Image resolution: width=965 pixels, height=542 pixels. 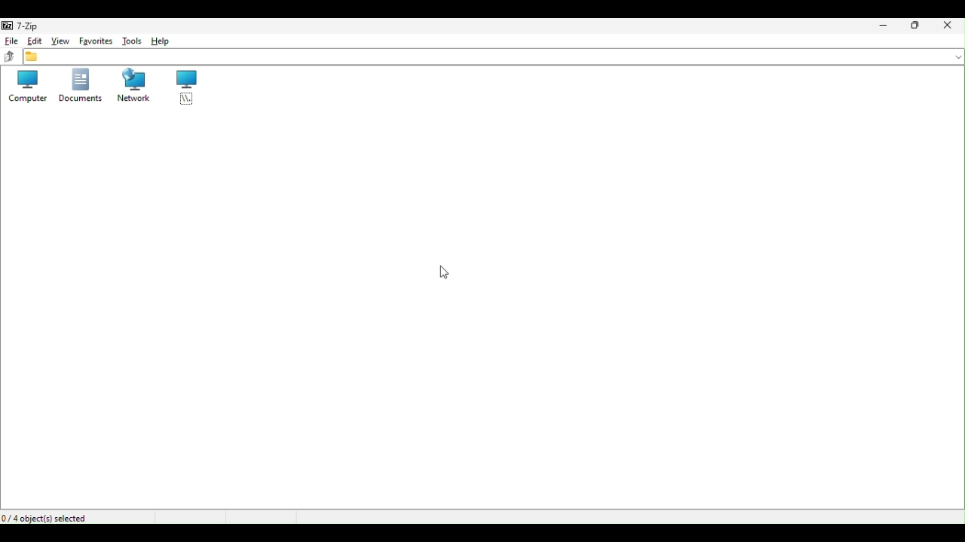 I want to click on View, so click(x=58, y=41).